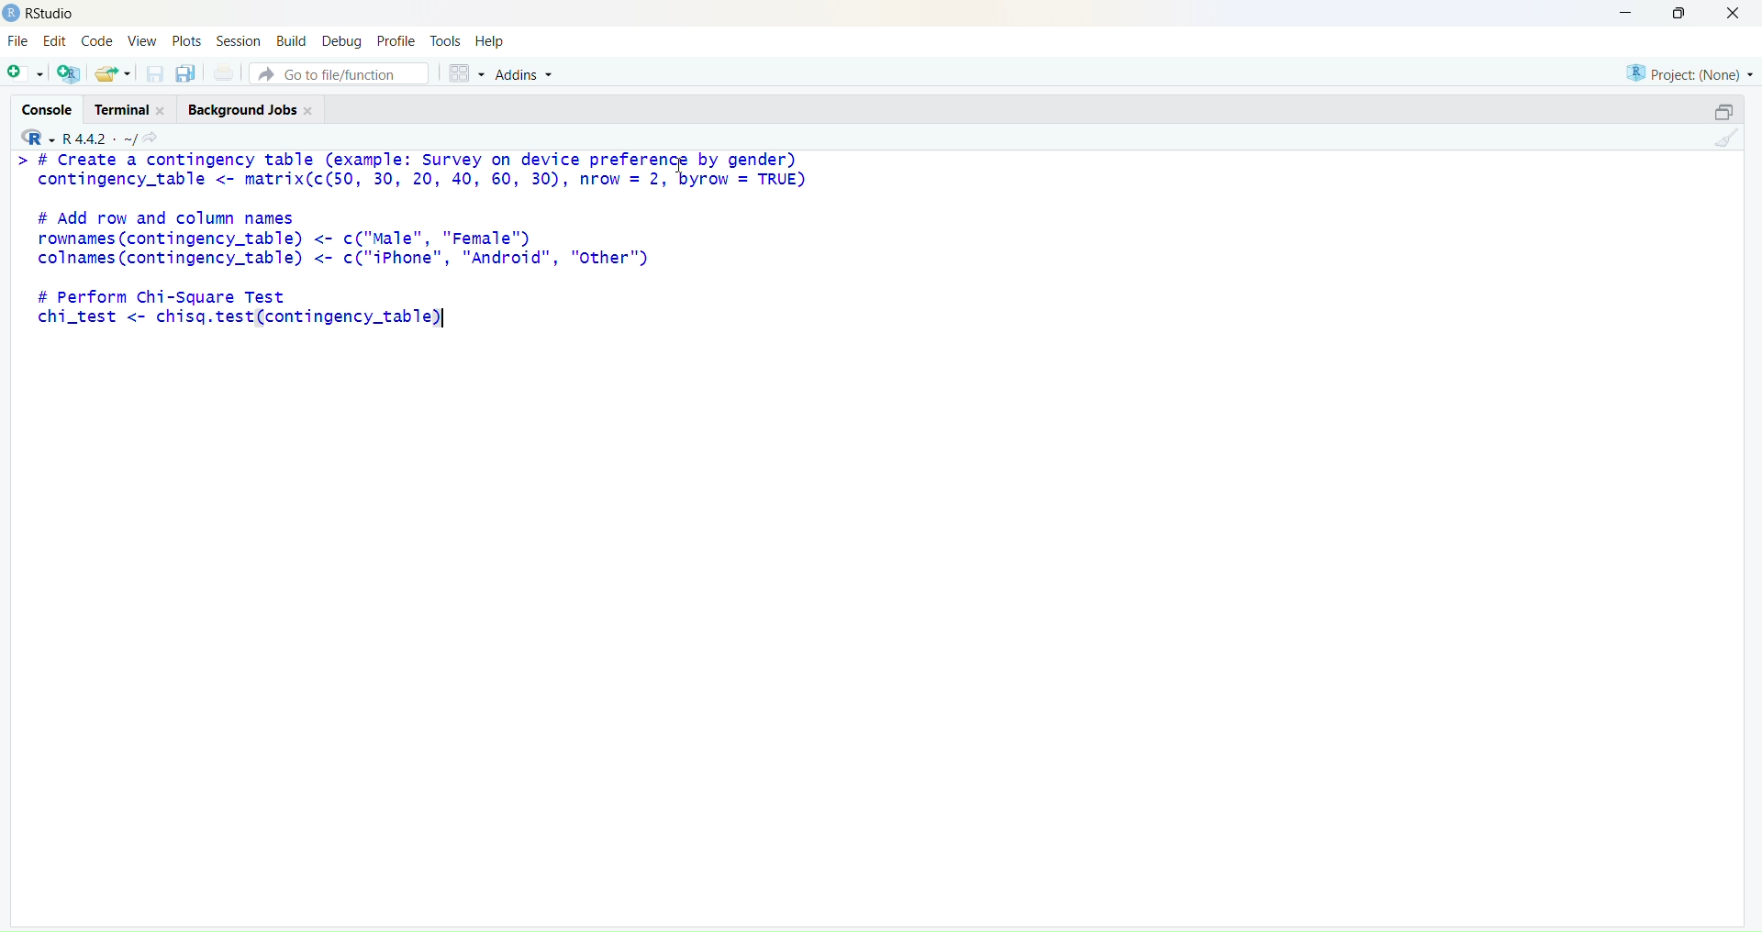  What do you see at coordinates (101, 139) in the screenshot?
I see `R 4.4.2 ~/` at bounding box center [101, 139].